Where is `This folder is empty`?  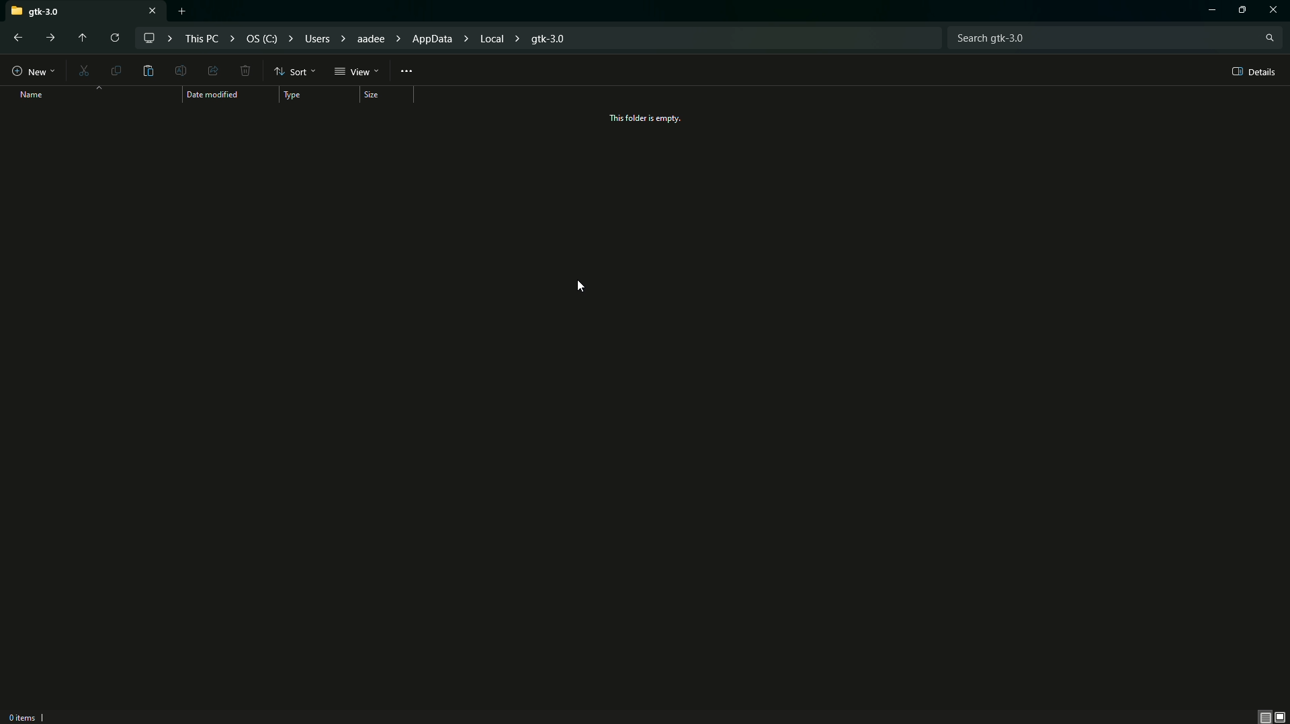
This folder is empty is located at coordinates (652, 118).